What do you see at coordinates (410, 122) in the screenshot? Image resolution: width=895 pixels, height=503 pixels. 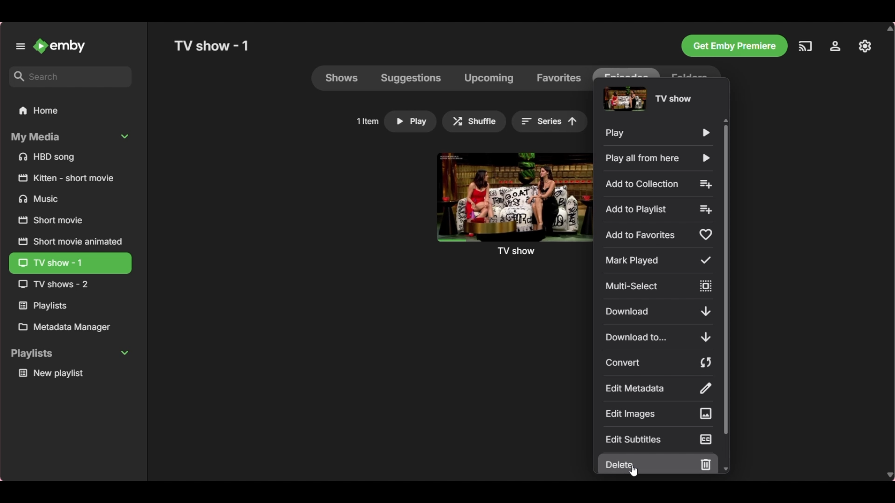 I see `Click to play selected episode` at bounding box center [410, 122].